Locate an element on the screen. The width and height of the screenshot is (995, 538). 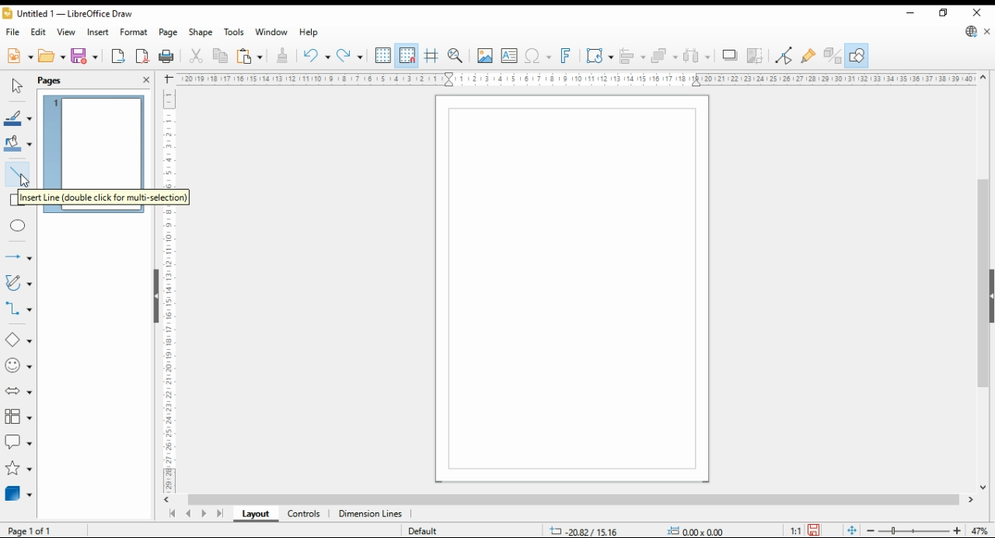
minimize is located at coordinates (910, 13).